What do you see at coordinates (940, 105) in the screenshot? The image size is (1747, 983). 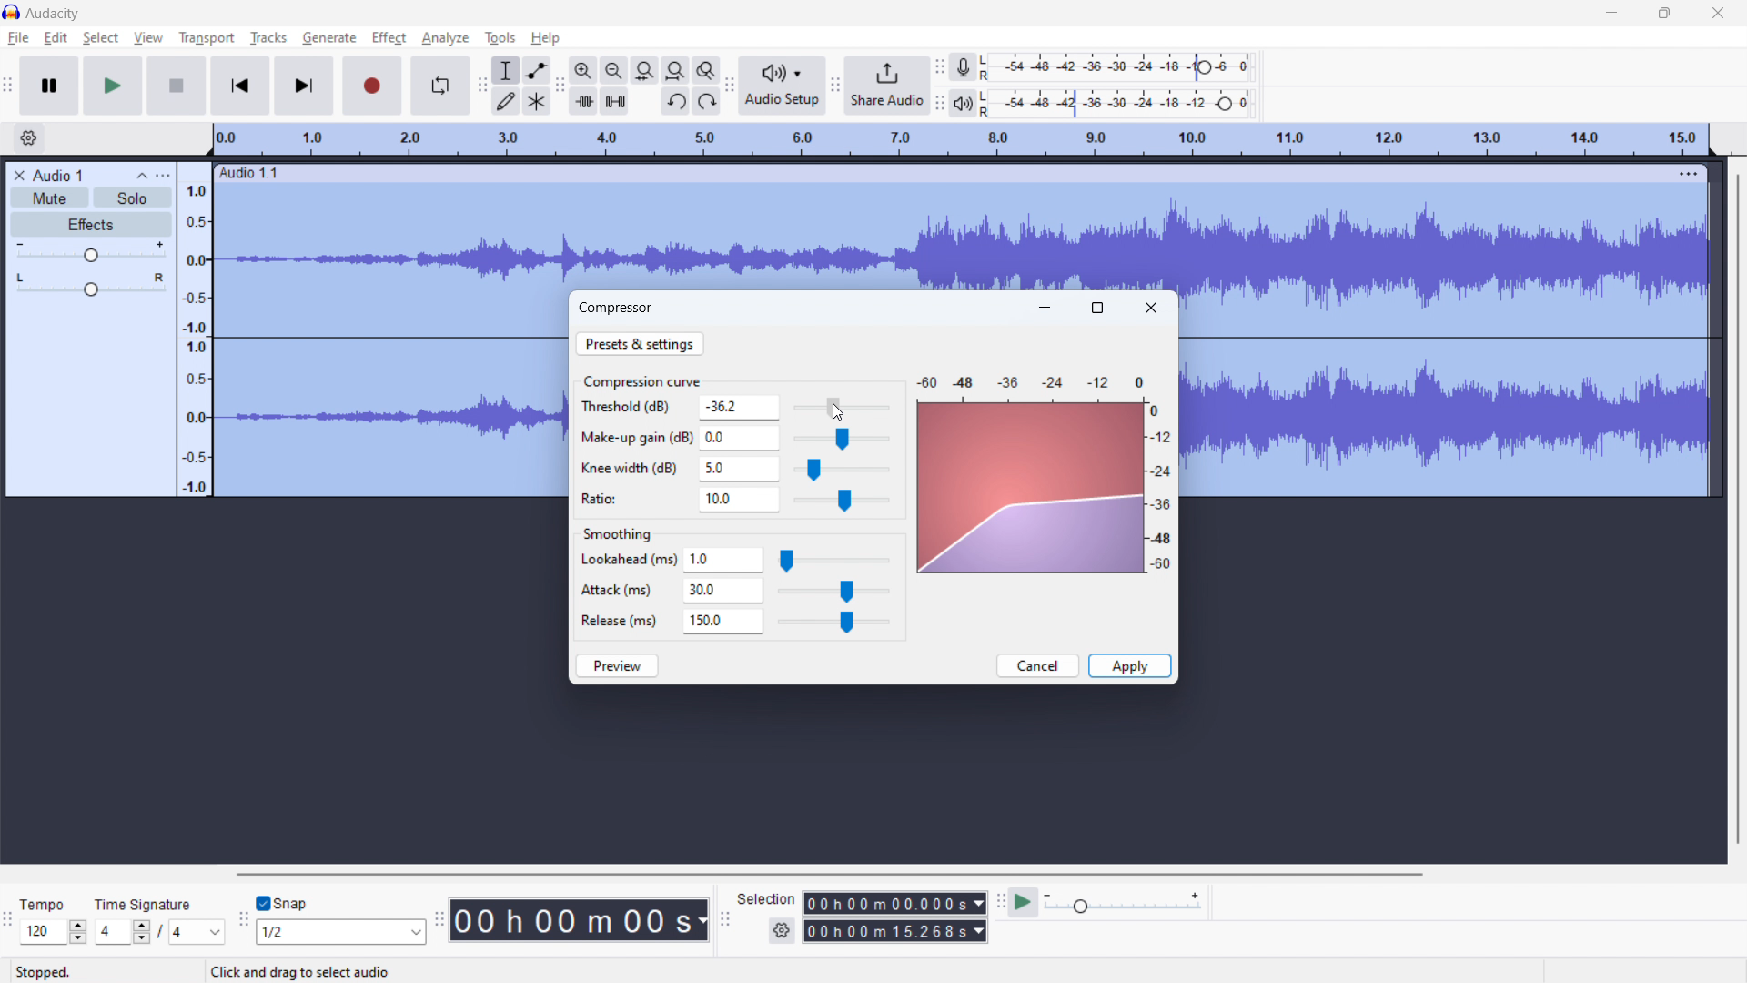 I see `playback meter toolbar` at bounding box center [940, 105].